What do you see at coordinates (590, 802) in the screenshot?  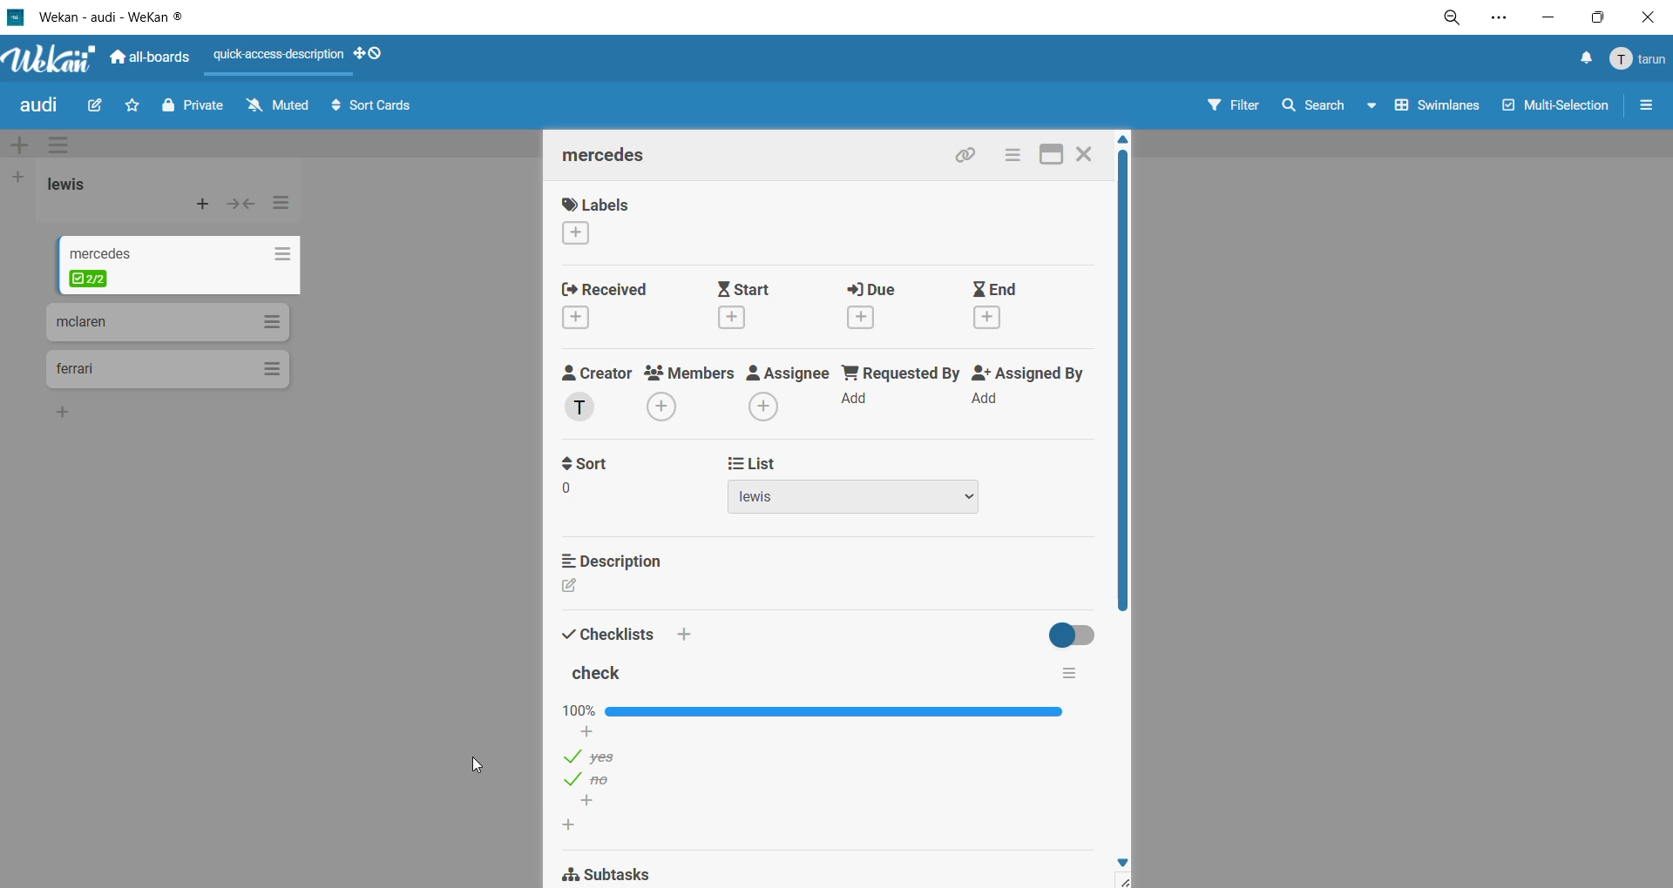 I see `add` at bounding box center [590, 802].